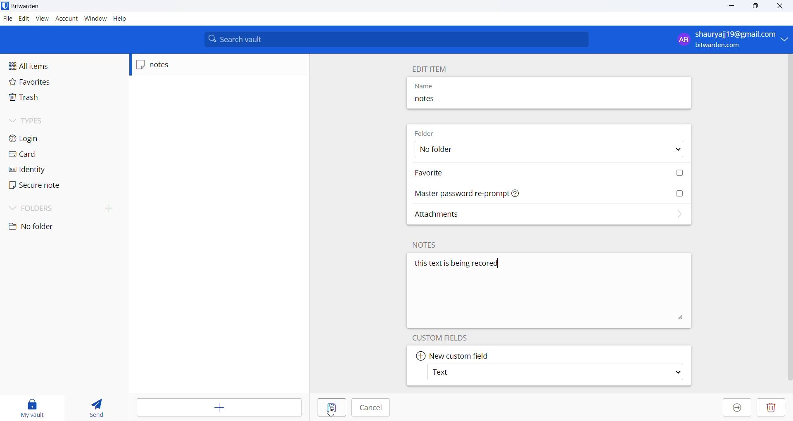 This screenshot has width=793, height=421. I want to click on window, so click(94, 19).